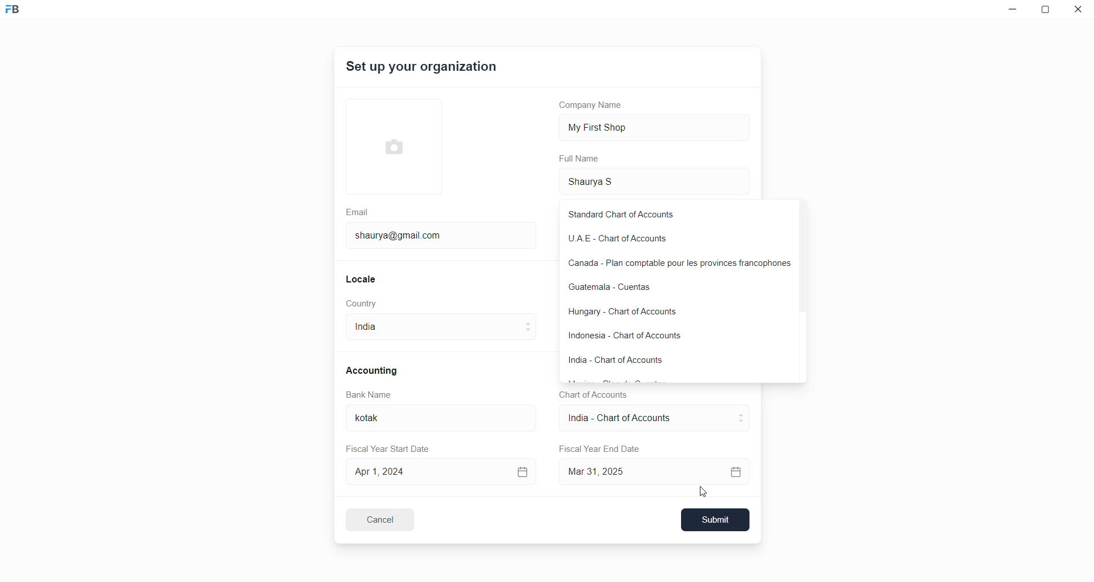  What do you see at coordinates (615, 126) in the screenshot?
I see `My First Shop` at bounding box center [615, 126].